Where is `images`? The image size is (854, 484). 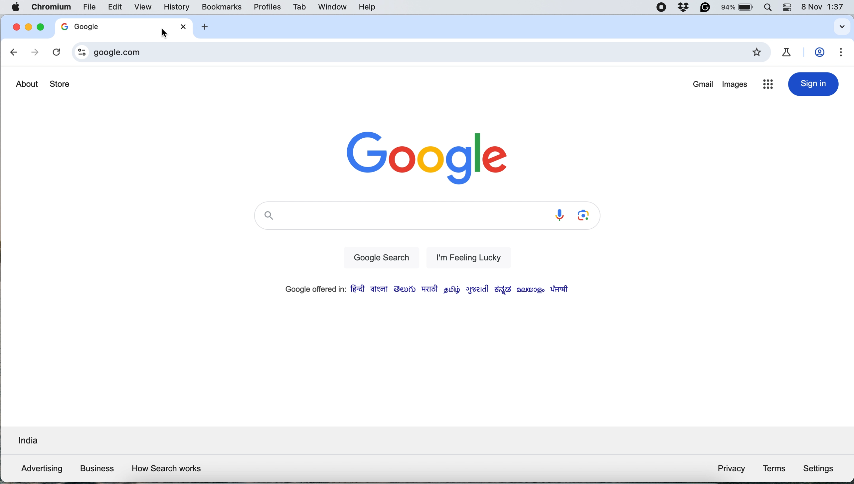
images is located at coordinates (735, 86).